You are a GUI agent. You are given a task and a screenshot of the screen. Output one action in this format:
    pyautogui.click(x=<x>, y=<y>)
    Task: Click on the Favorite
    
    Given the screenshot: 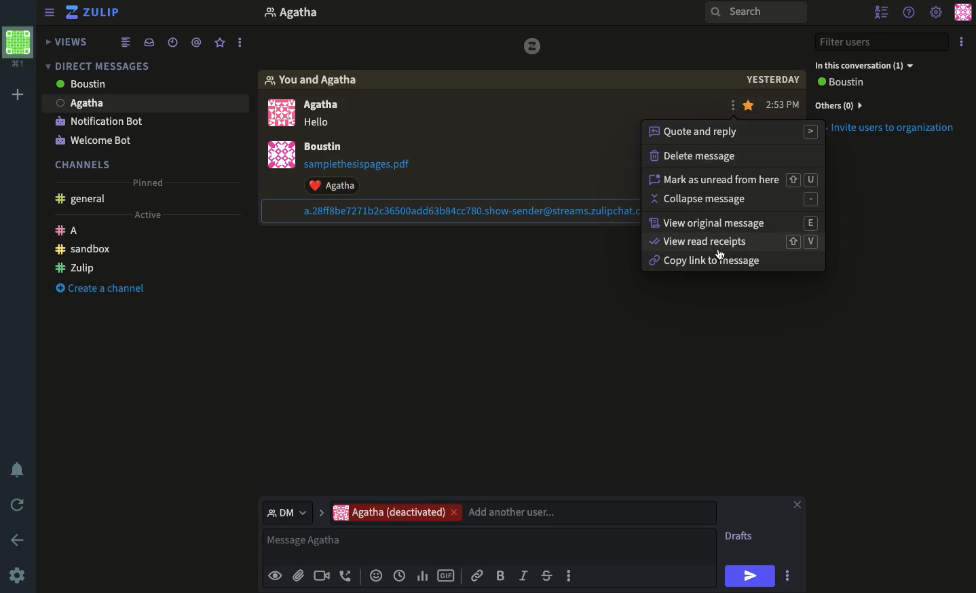 What is the action you would take?
    pyautogui.click(x=221, y=43)
    